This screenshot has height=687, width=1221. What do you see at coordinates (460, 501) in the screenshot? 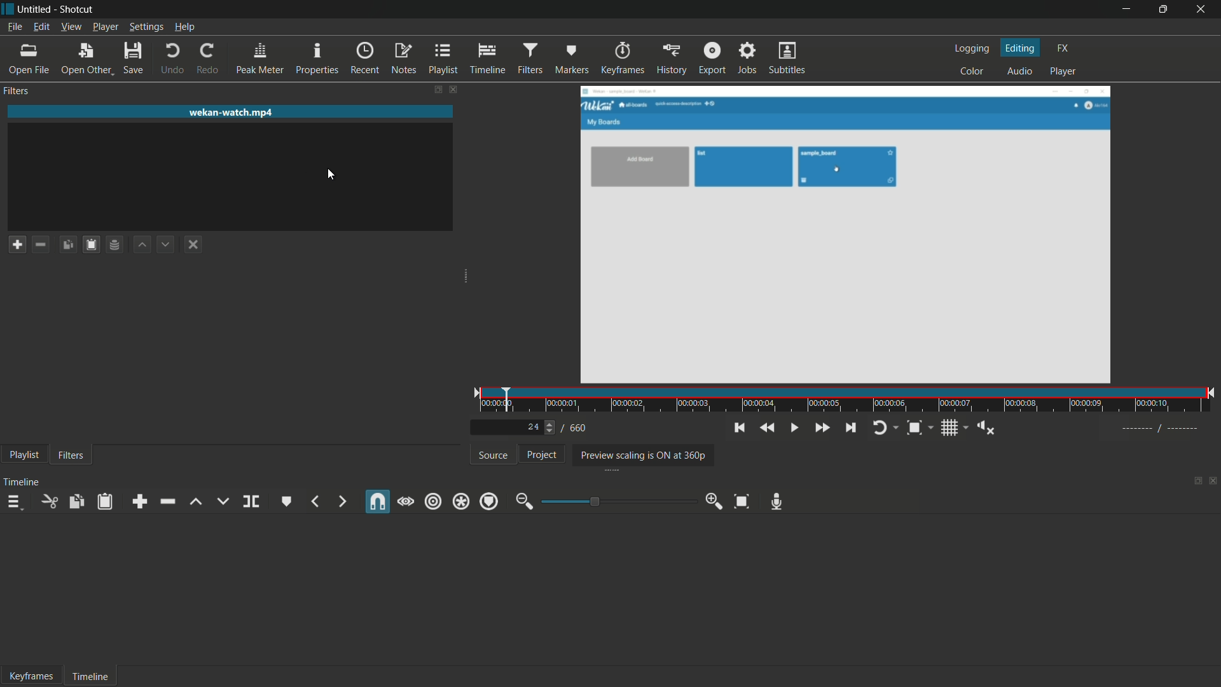
I see `ripple all tracks` at bounding box center [460, 501].